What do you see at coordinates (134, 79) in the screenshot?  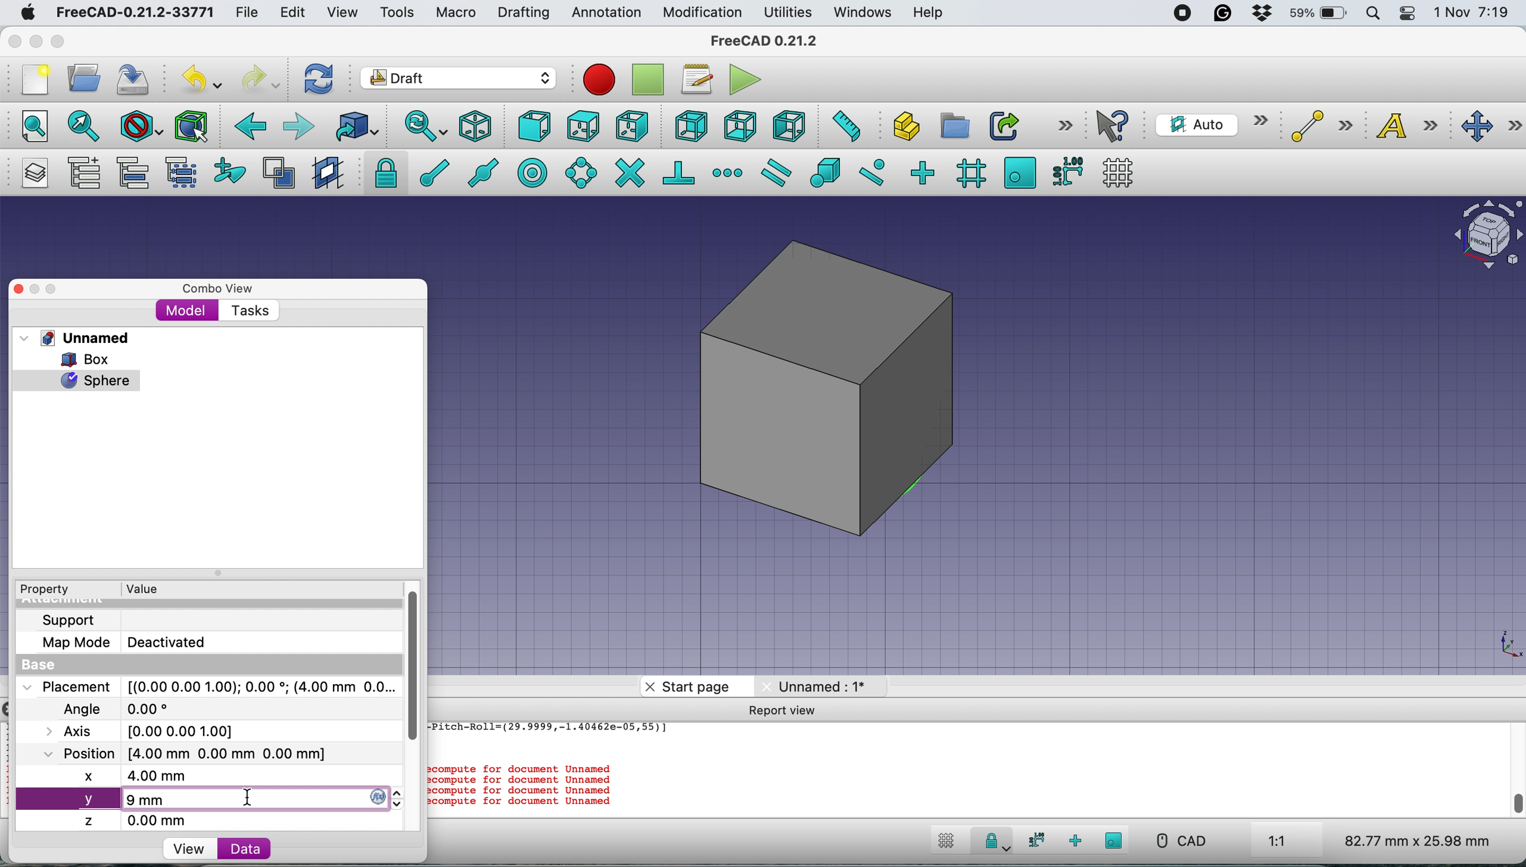 I see `save` at bounding box center [134, 79].